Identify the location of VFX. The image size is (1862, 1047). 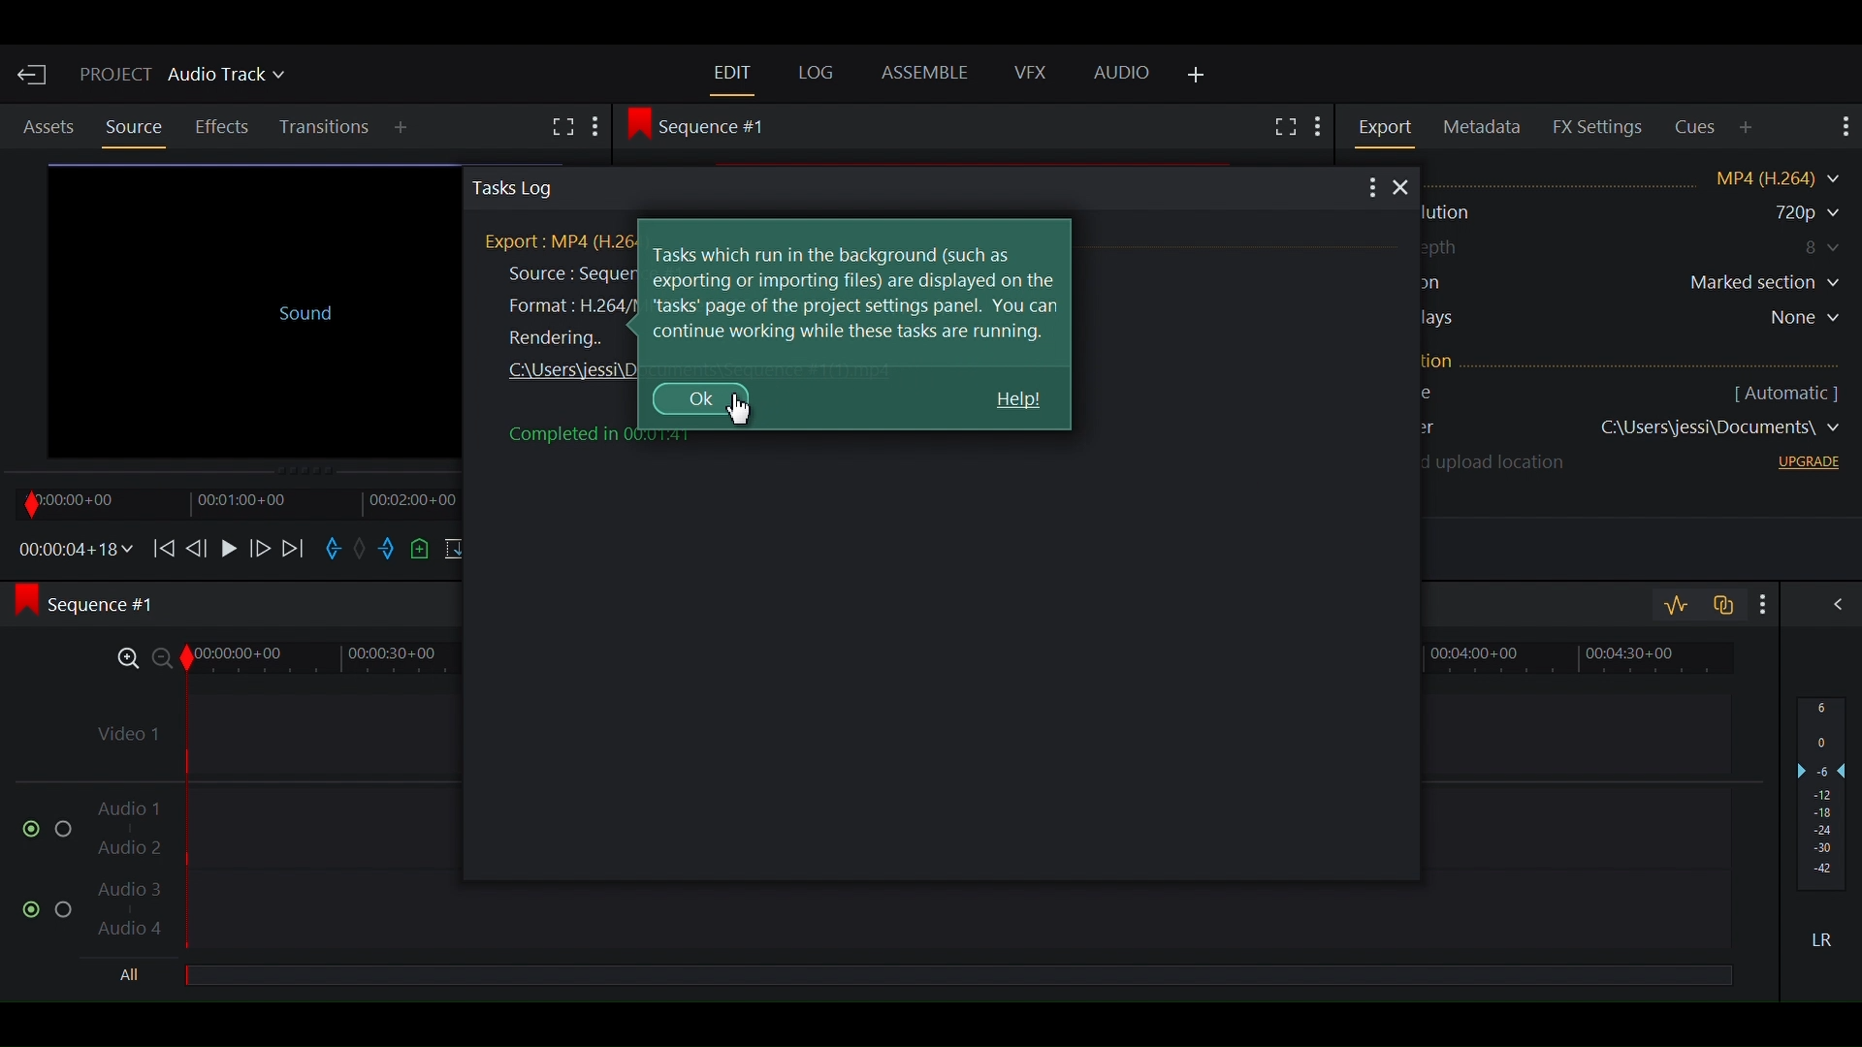
(1029, 73).